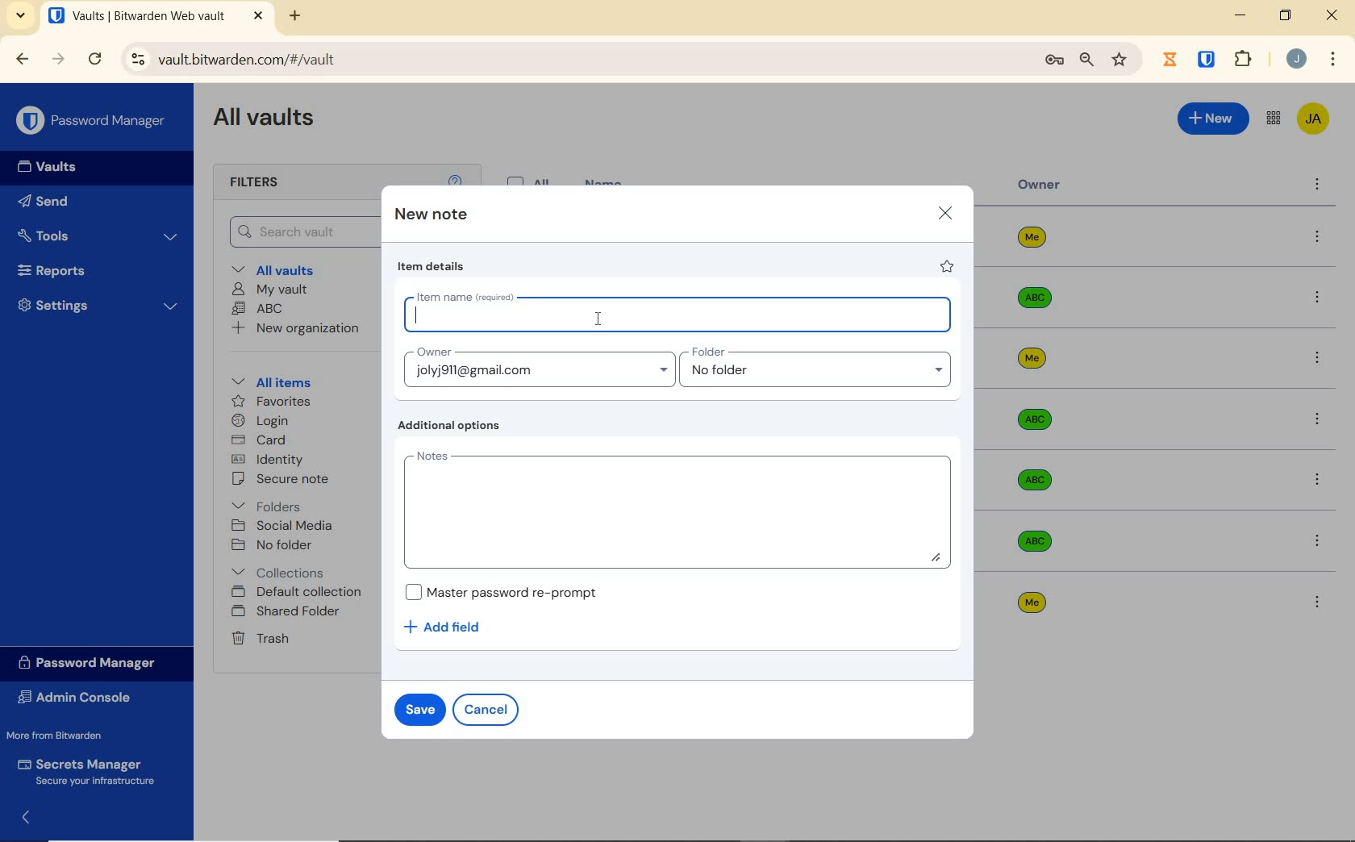 The image size is (1355, 842). I want to click on Send, so click(73, 204).